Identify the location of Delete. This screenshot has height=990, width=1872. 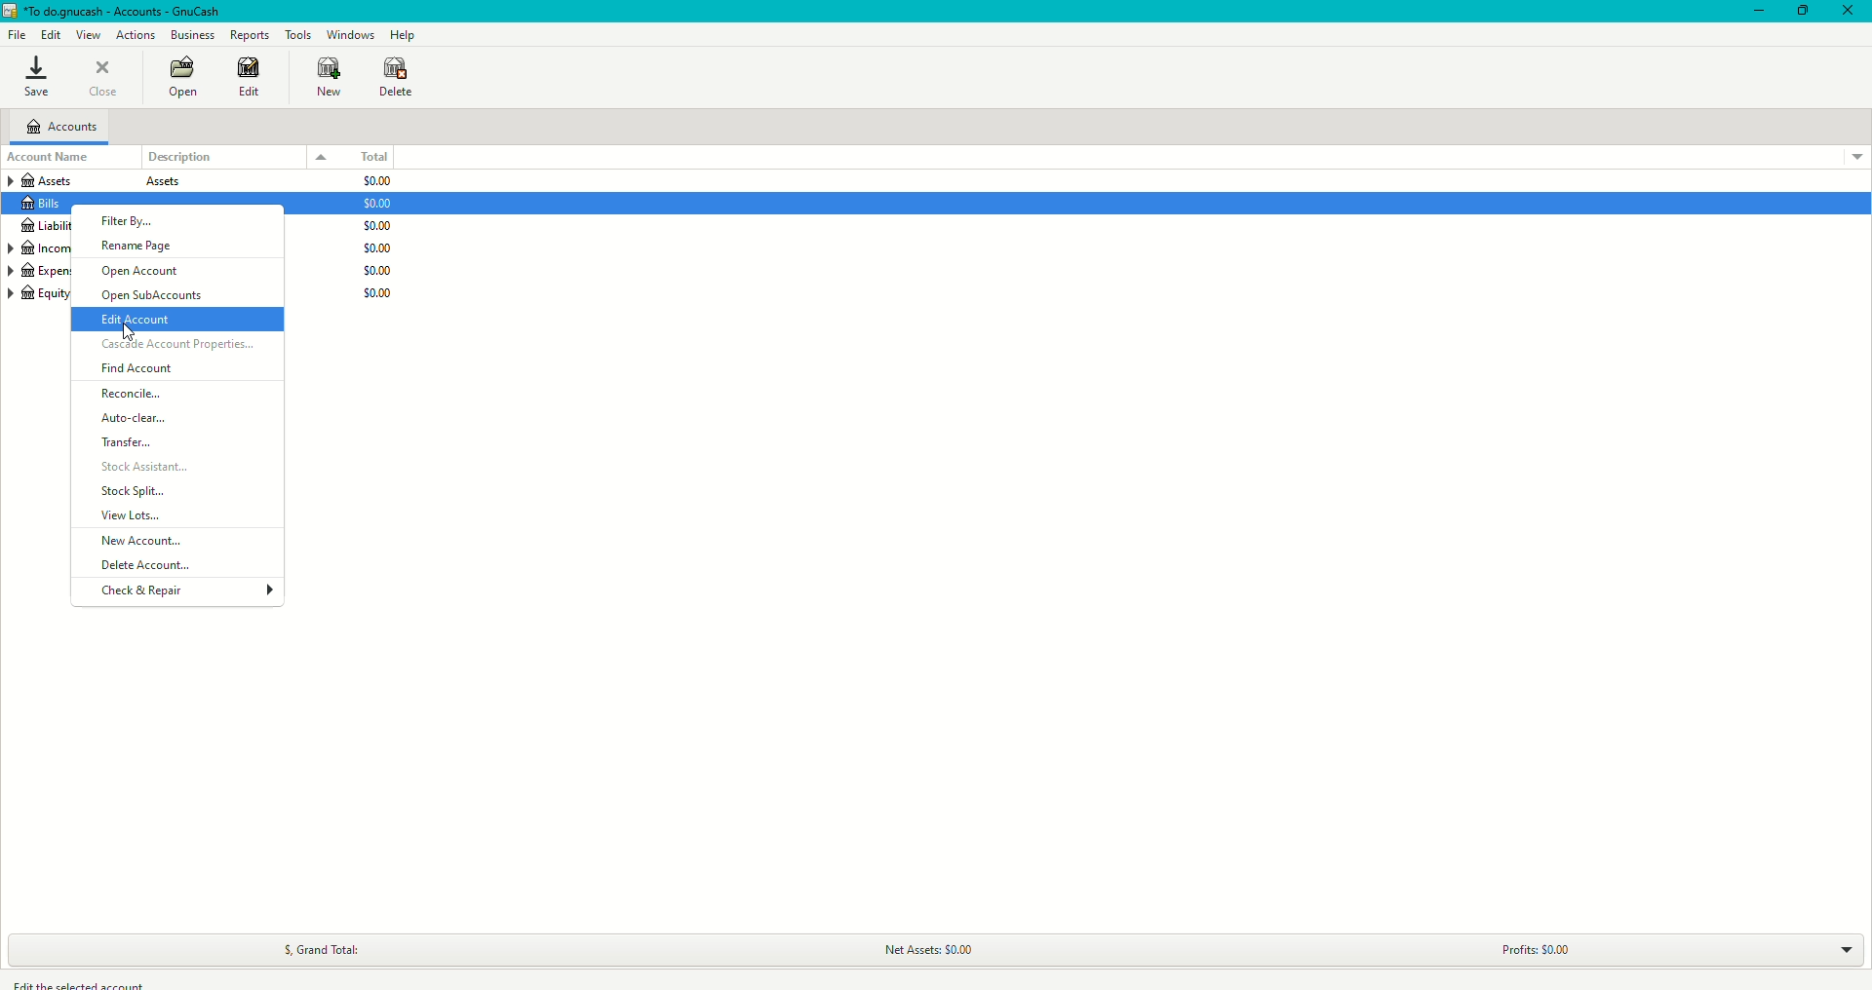
(398, 81).